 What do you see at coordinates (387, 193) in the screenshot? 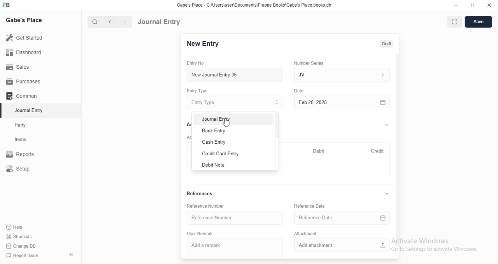
I see `collapse` at bounding box center [387, 193].